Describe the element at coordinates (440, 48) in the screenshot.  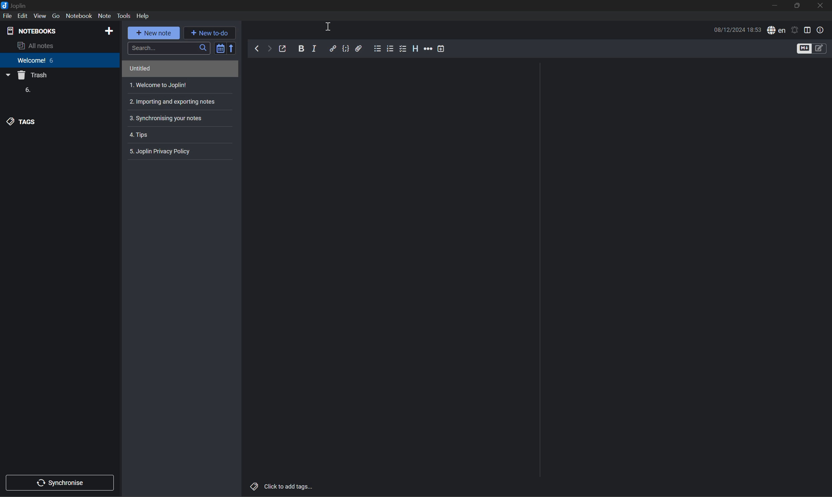
I see `Insert time` at that location.